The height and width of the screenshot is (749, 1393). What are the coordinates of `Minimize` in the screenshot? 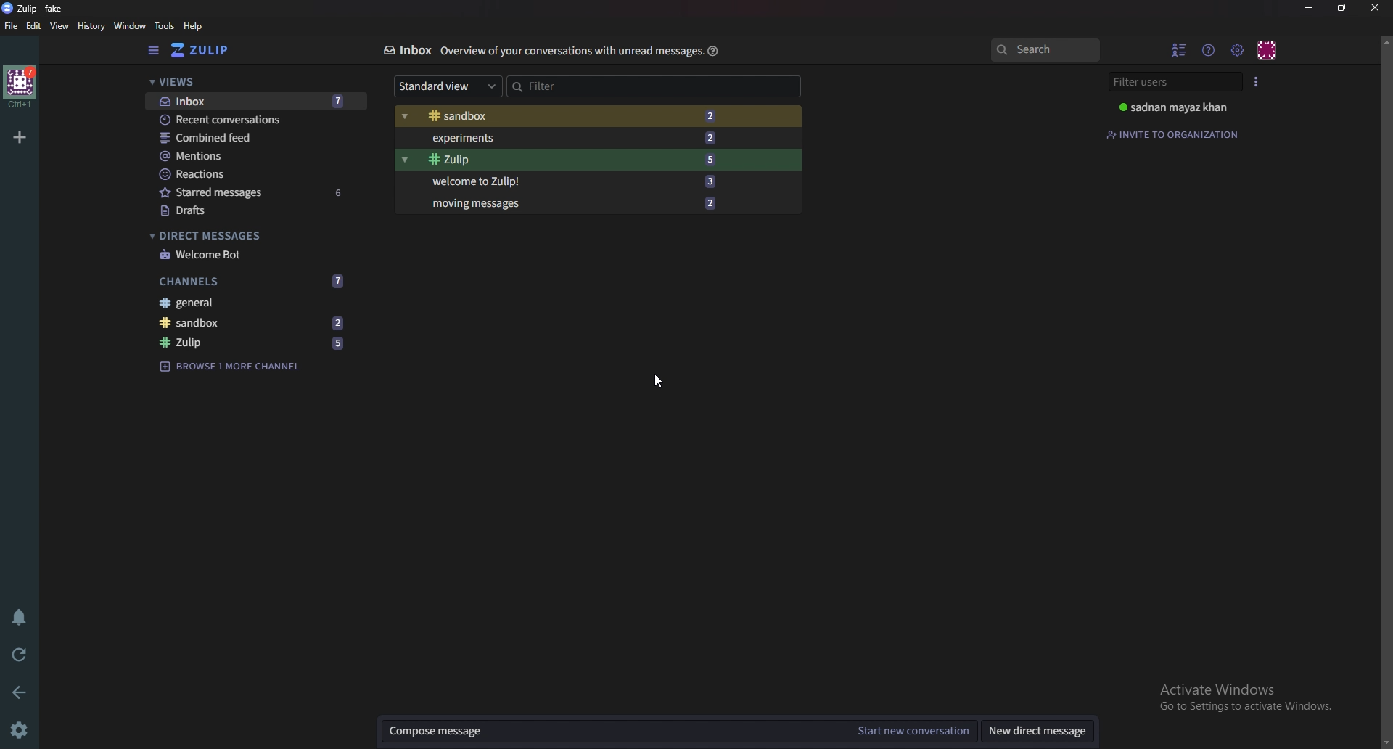 It's located at (1310, 7).